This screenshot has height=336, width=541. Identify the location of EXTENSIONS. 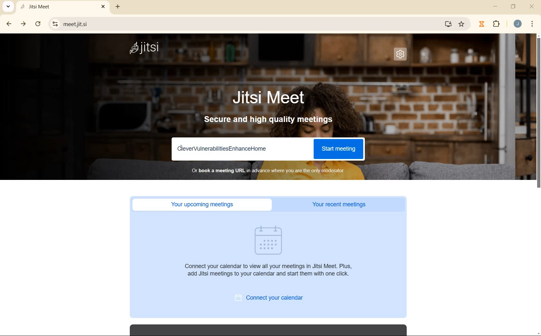
(497, 24).